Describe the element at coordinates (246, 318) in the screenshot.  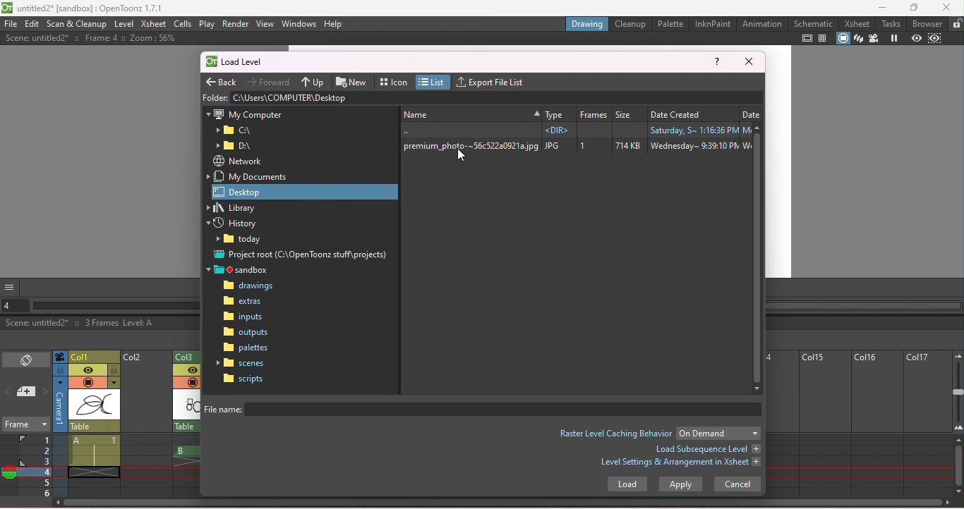
I see `Inputs` at that location.